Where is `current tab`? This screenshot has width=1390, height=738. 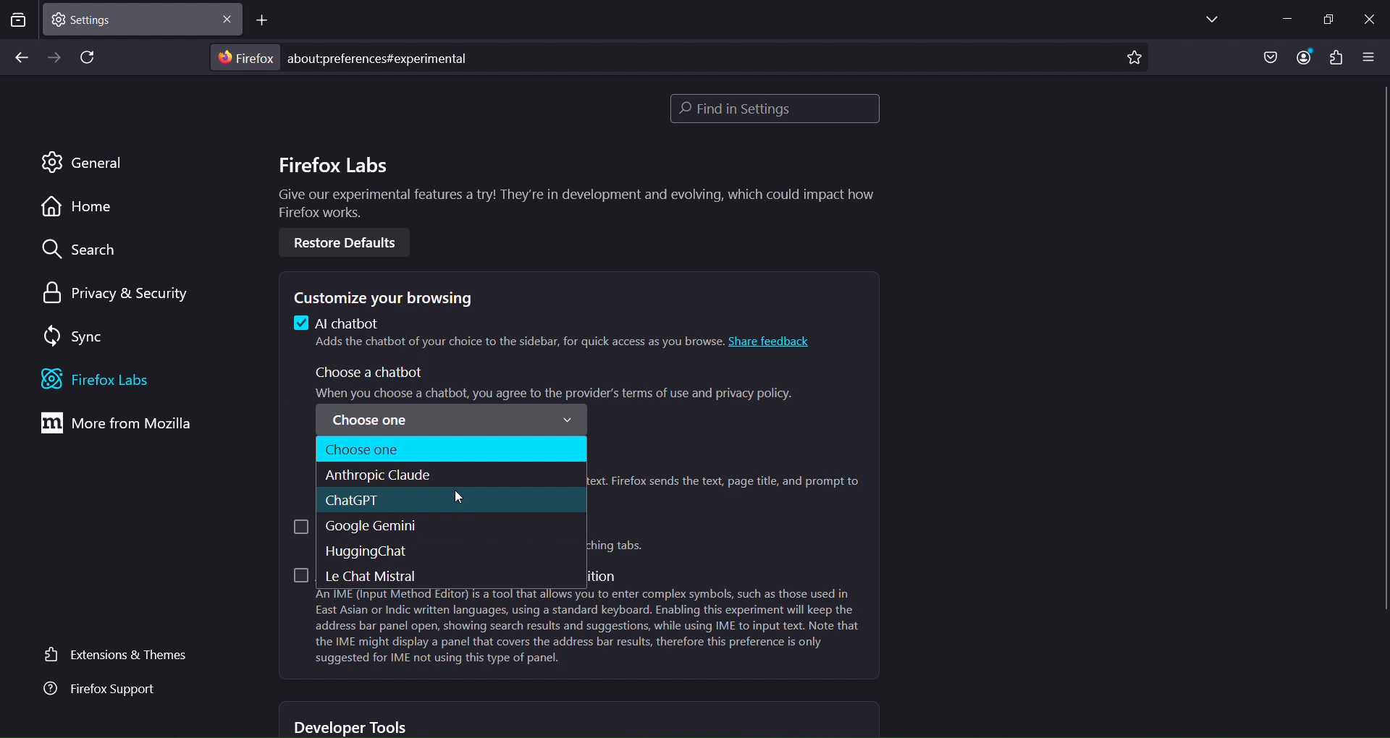
current tab is located at coordinates (96, 19).